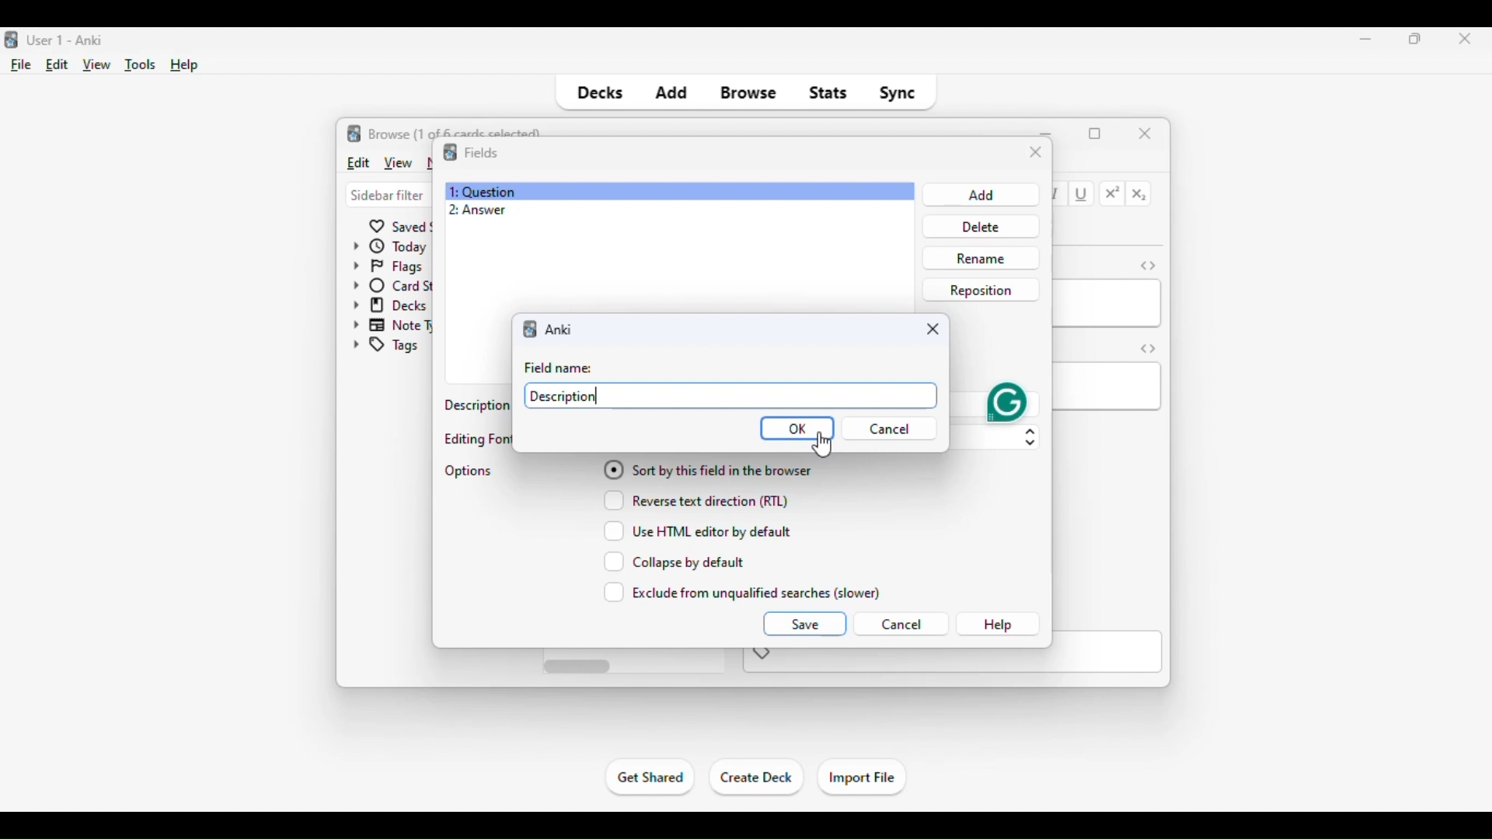  What do you see at coordinates (980, 258) in the screenshot?
I see `rename` at bounding box center [980, 258].